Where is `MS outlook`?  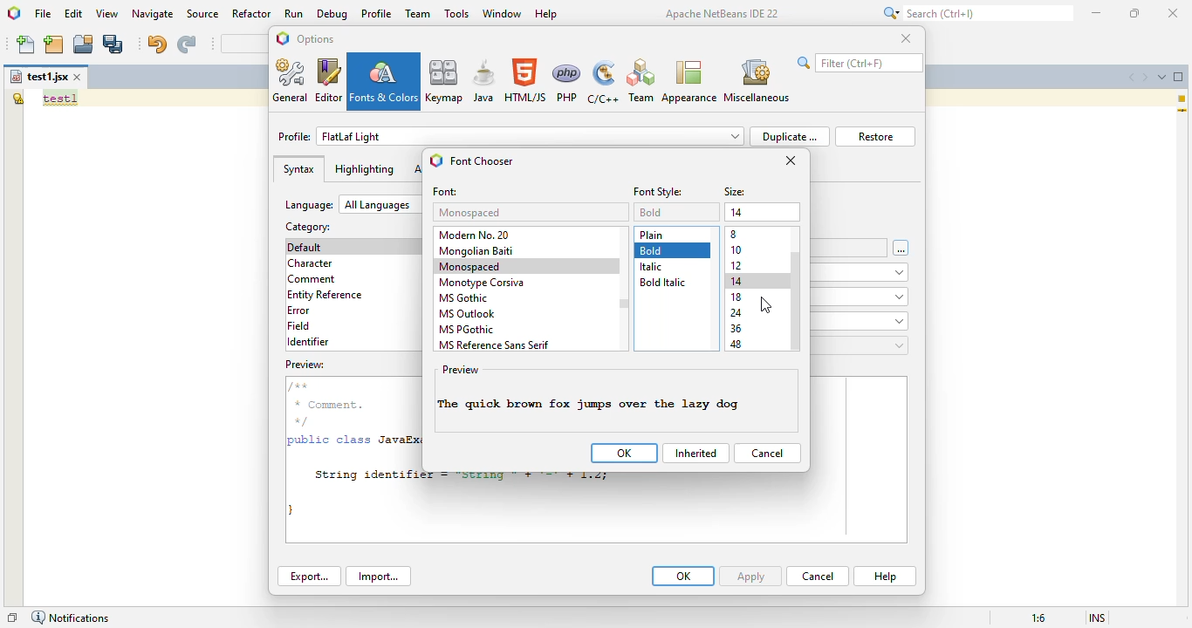
MS outlook is located at coordinates (468, 314).